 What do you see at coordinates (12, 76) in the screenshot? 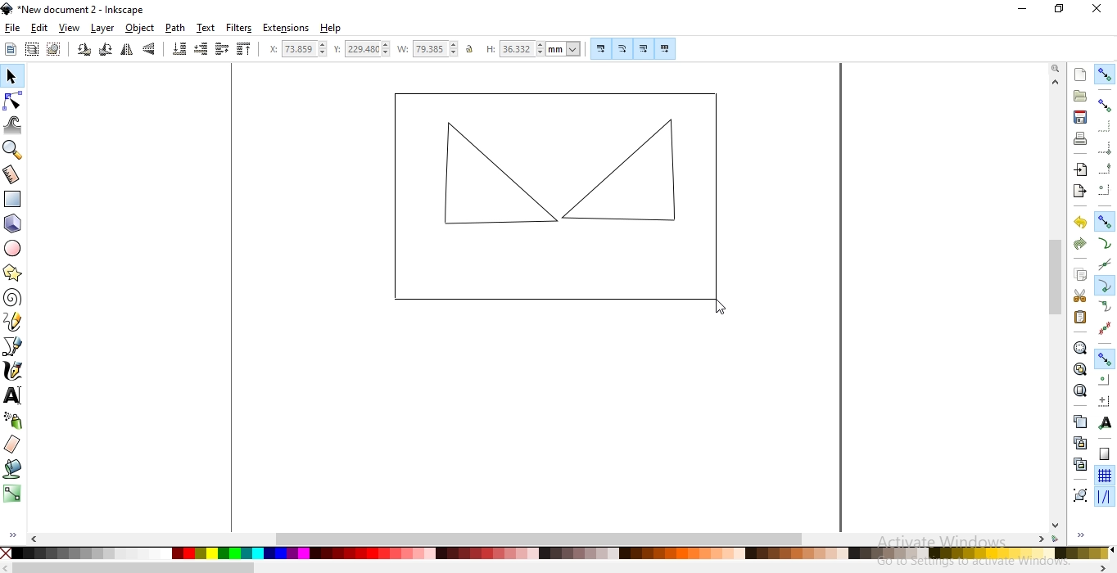
I see `select and transform objects` at bounding box center [12, 76].